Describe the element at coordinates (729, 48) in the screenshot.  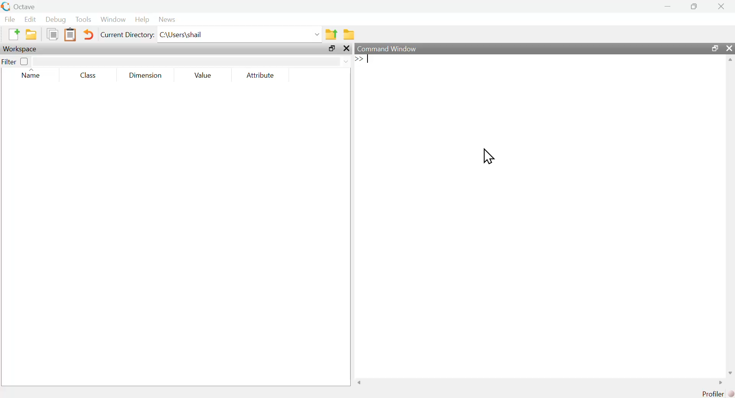
I see `close` at that location.